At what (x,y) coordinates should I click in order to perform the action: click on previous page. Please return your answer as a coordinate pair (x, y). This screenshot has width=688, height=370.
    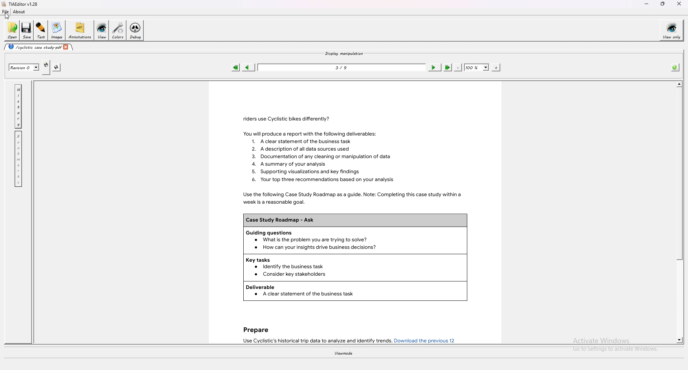
    Looking at the image, I should click on (248, 67).